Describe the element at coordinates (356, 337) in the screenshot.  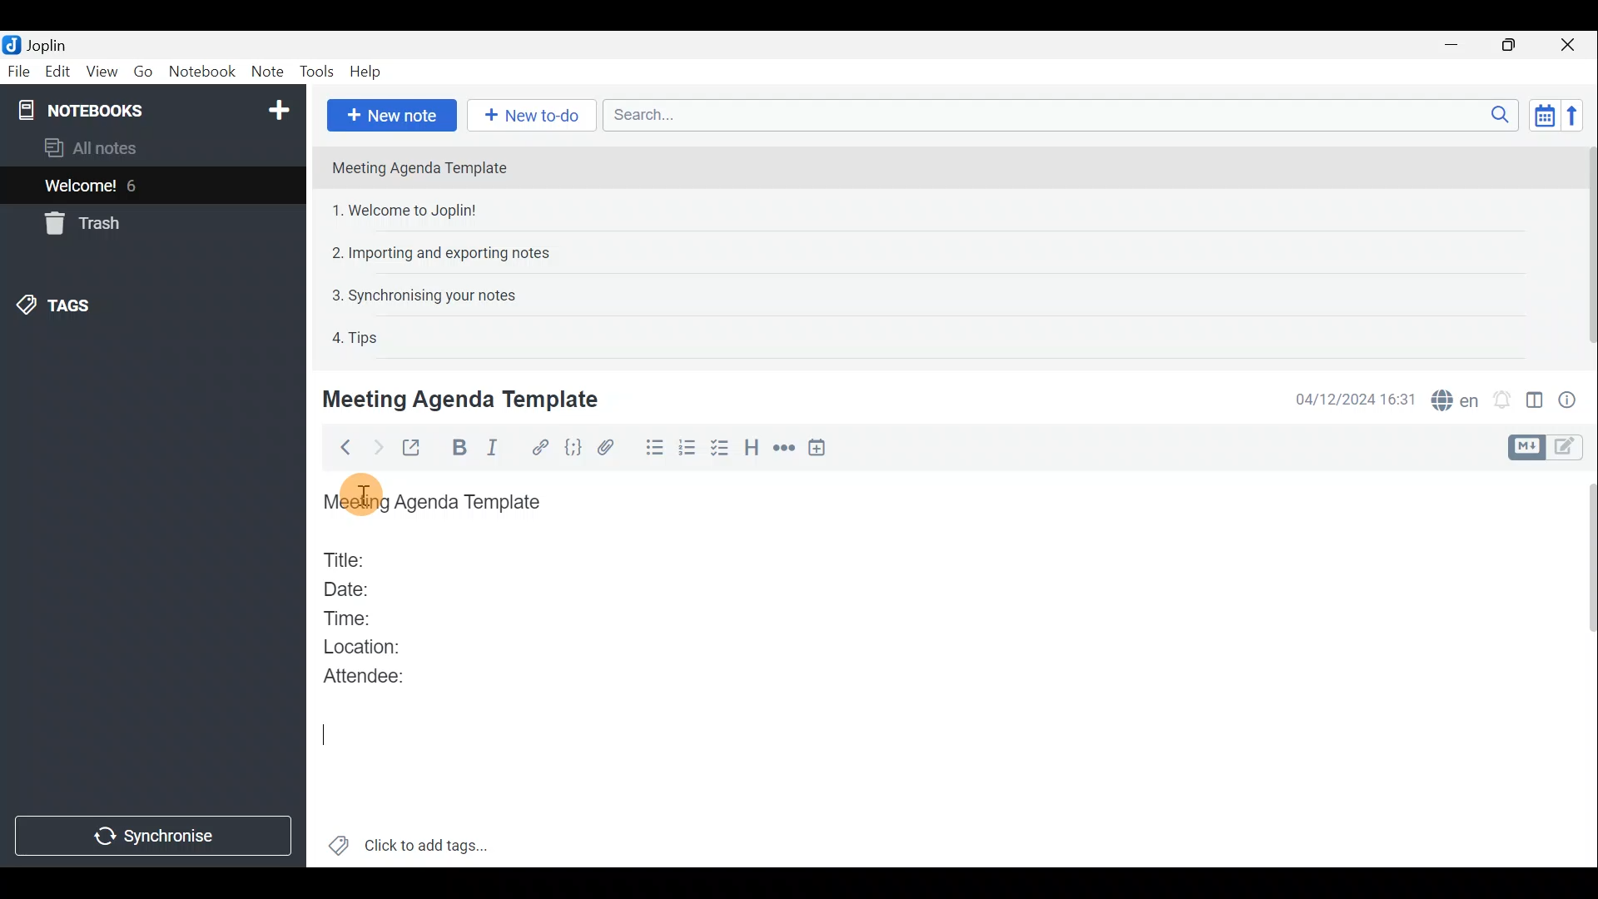
I see `4. Tips` at that location.